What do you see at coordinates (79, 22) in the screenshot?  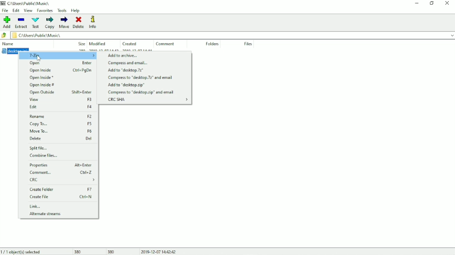 I see `Delete` at bounding box center [79, 22].